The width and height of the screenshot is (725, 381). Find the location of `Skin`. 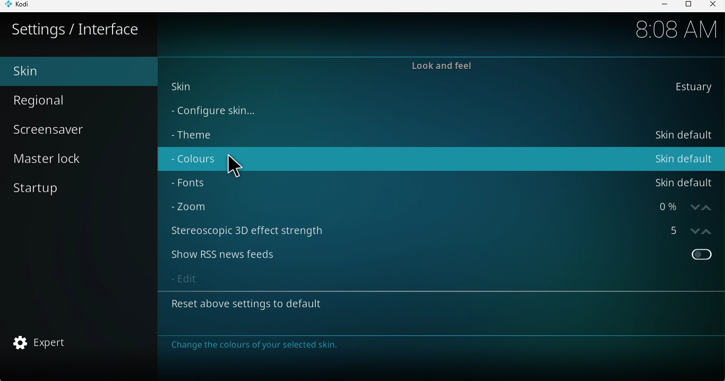

Skin is located at coordinates (73, 71).